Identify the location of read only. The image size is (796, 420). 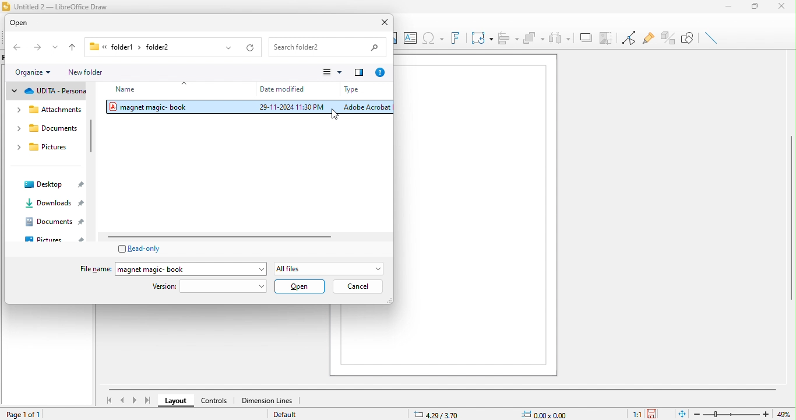
(143, 248).